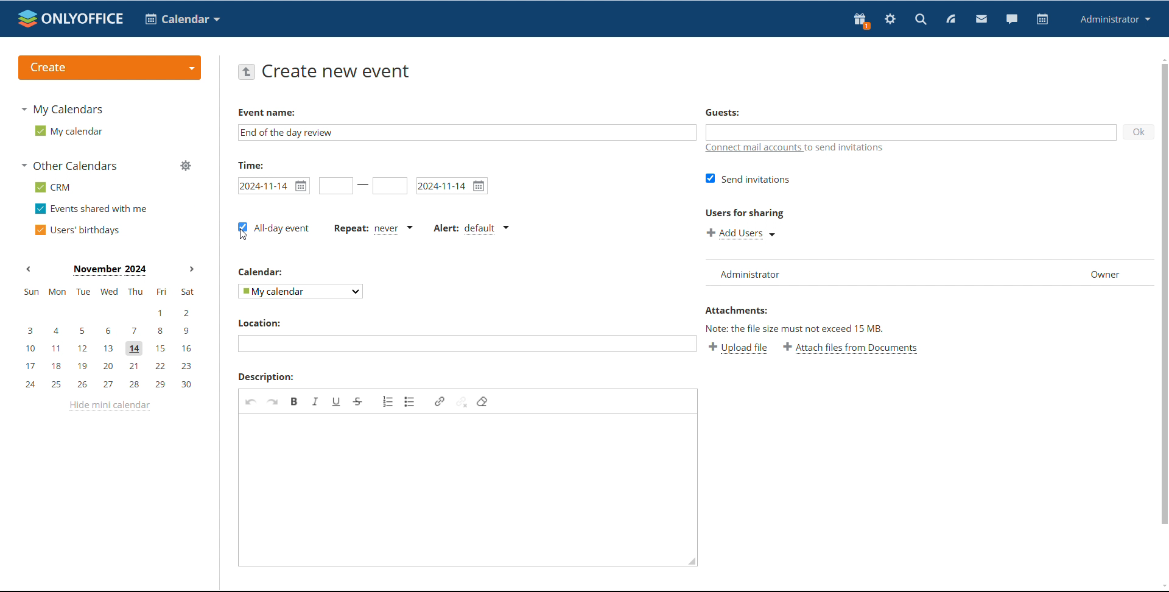 The width and height of the screenshot is (1169, 592). What do you see at coordinates (183, 19) in the screenshot?
I see `calendar` at bounding box center [183, 19].